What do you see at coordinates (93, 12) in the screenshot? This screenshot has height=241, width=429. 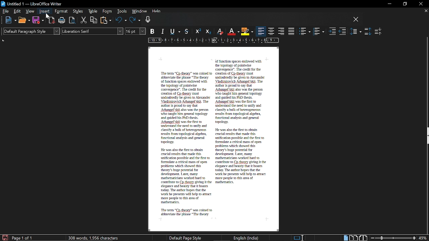 I see `Table` at bounding box center [93, 12].